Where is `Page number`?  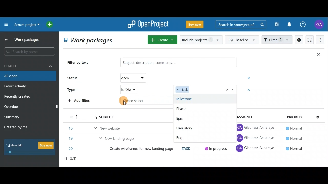
Page number is located at coordinates (92, 160).